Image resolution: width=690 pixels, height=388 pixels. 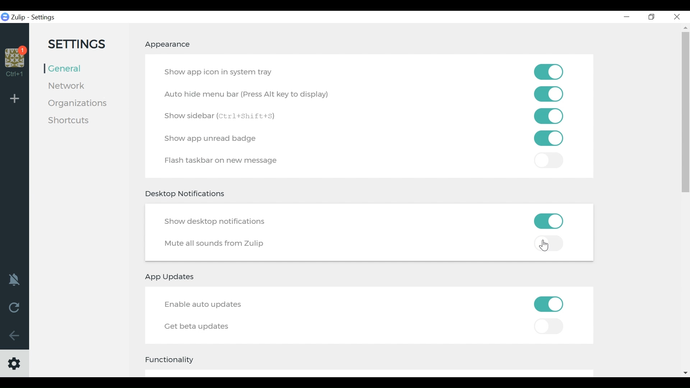 I want to click on Toggle off mute all sounds from zulip, so click(x=550, y=244).